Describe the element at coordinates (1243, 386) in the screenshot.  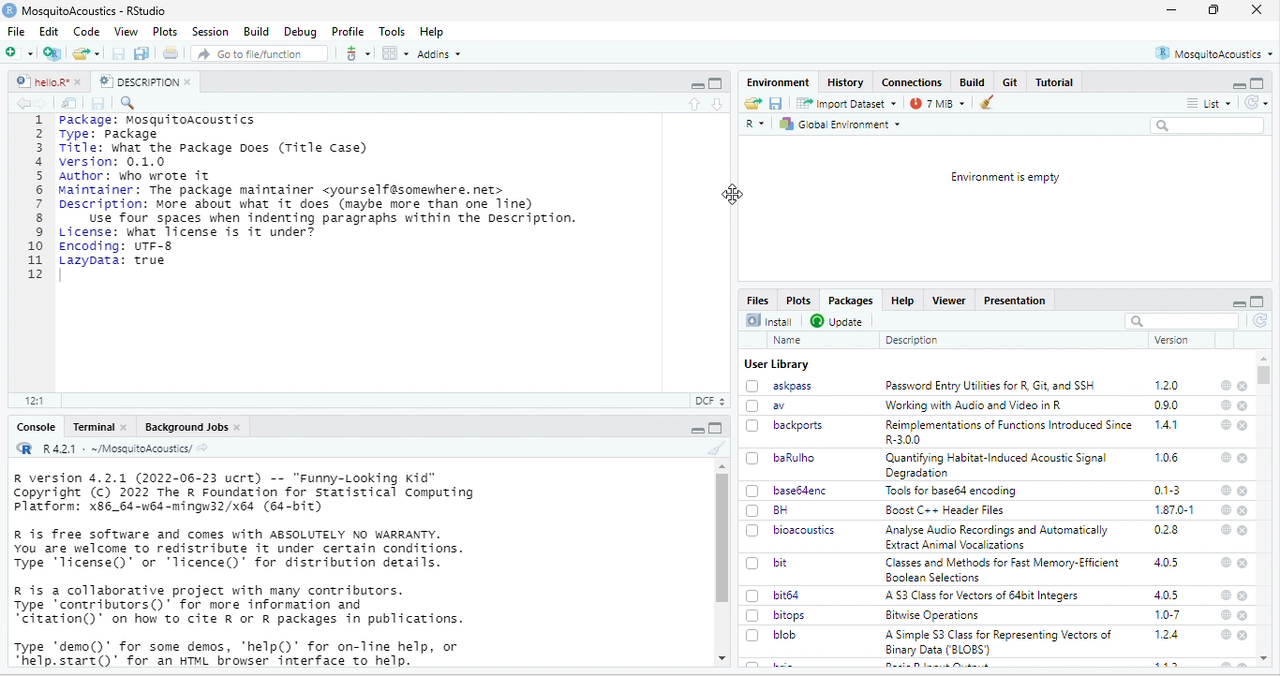
I see `close` at that location.